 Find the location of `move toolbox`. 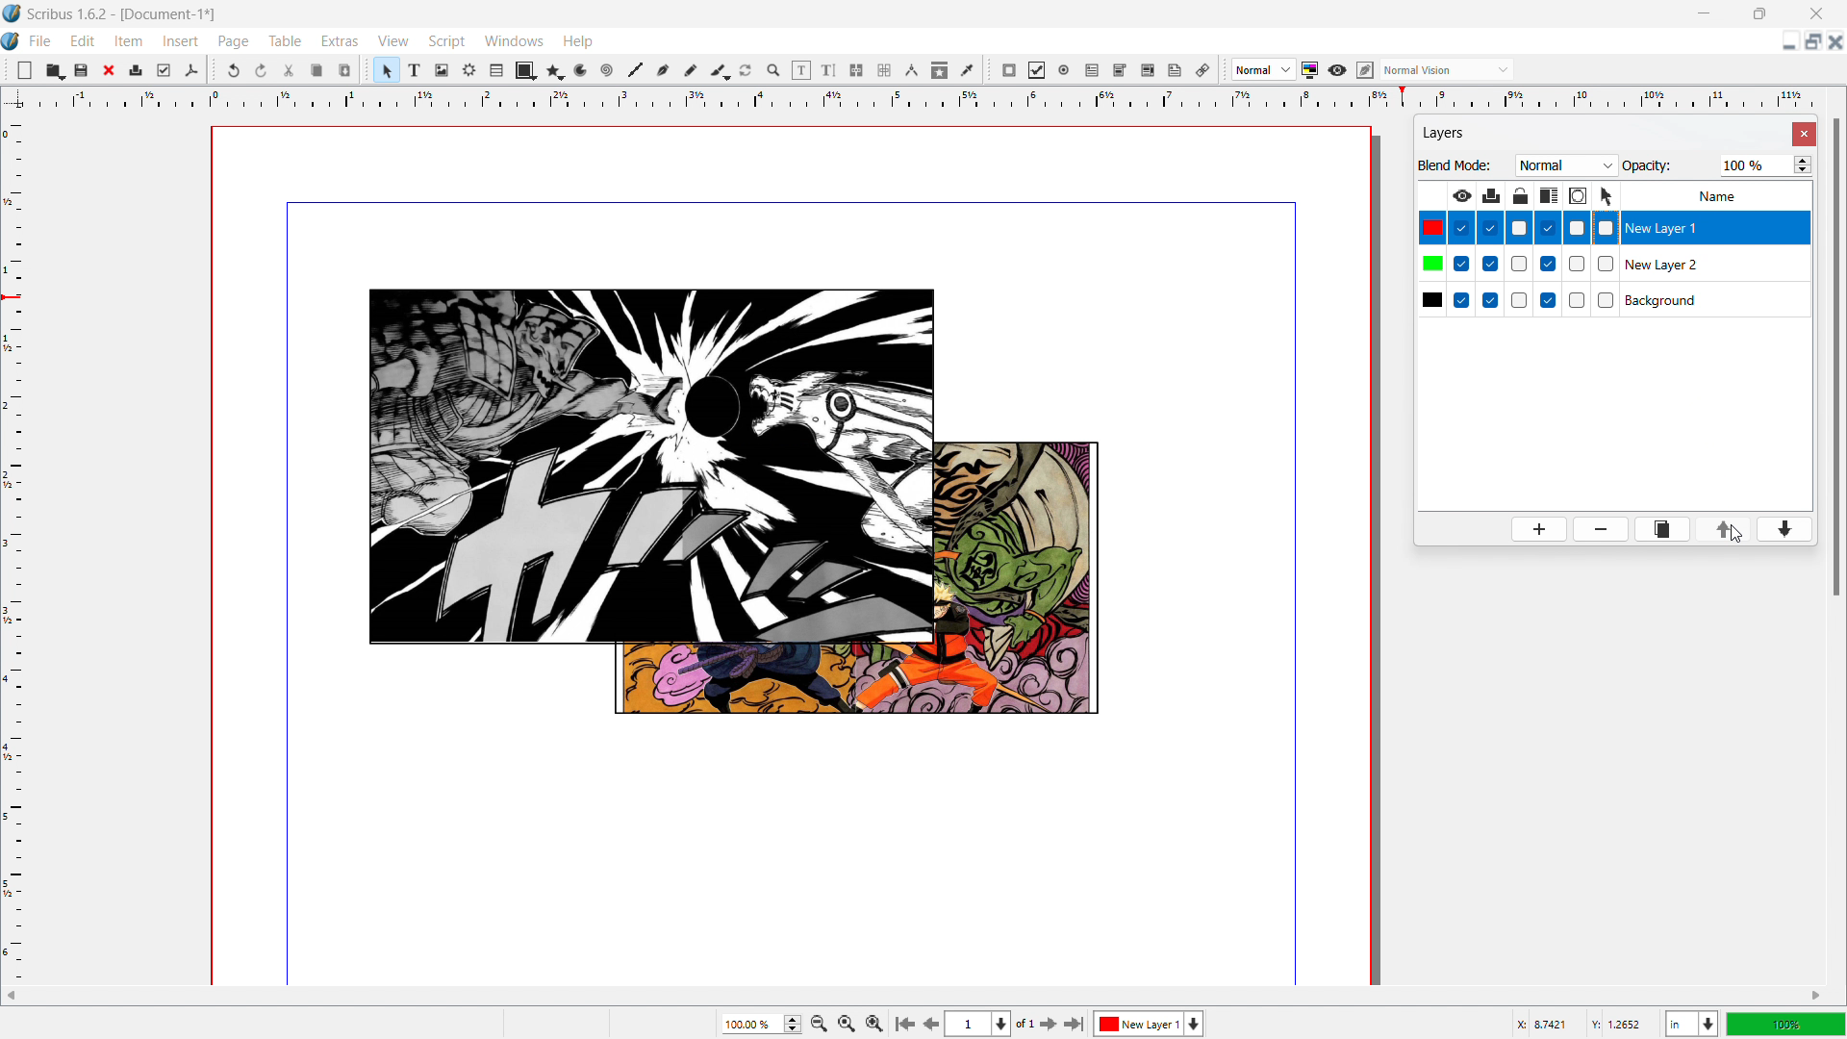

move toolbox is located at coordinates (1223, 70).